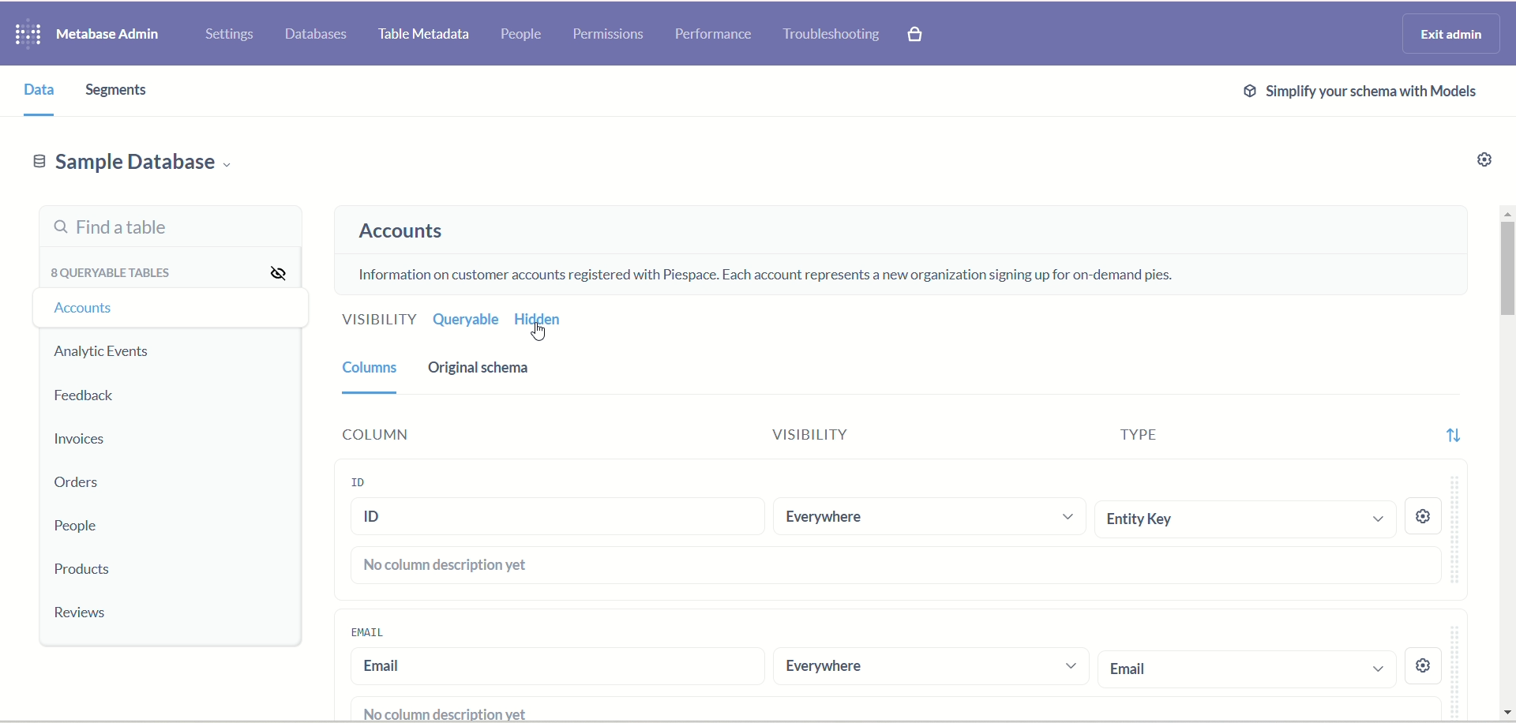  I want to click on visibility, so click(377, 319).